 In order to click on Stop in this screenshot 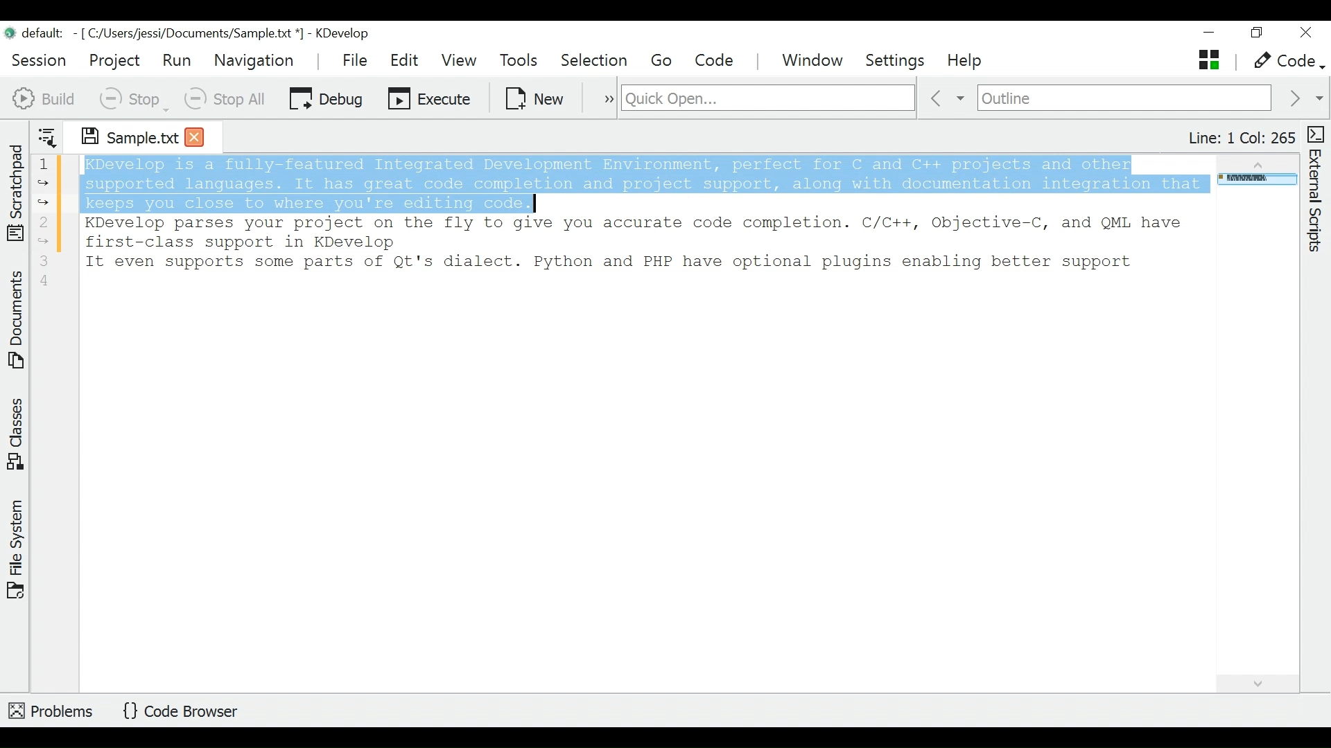, I will do `click(132, 98)`.